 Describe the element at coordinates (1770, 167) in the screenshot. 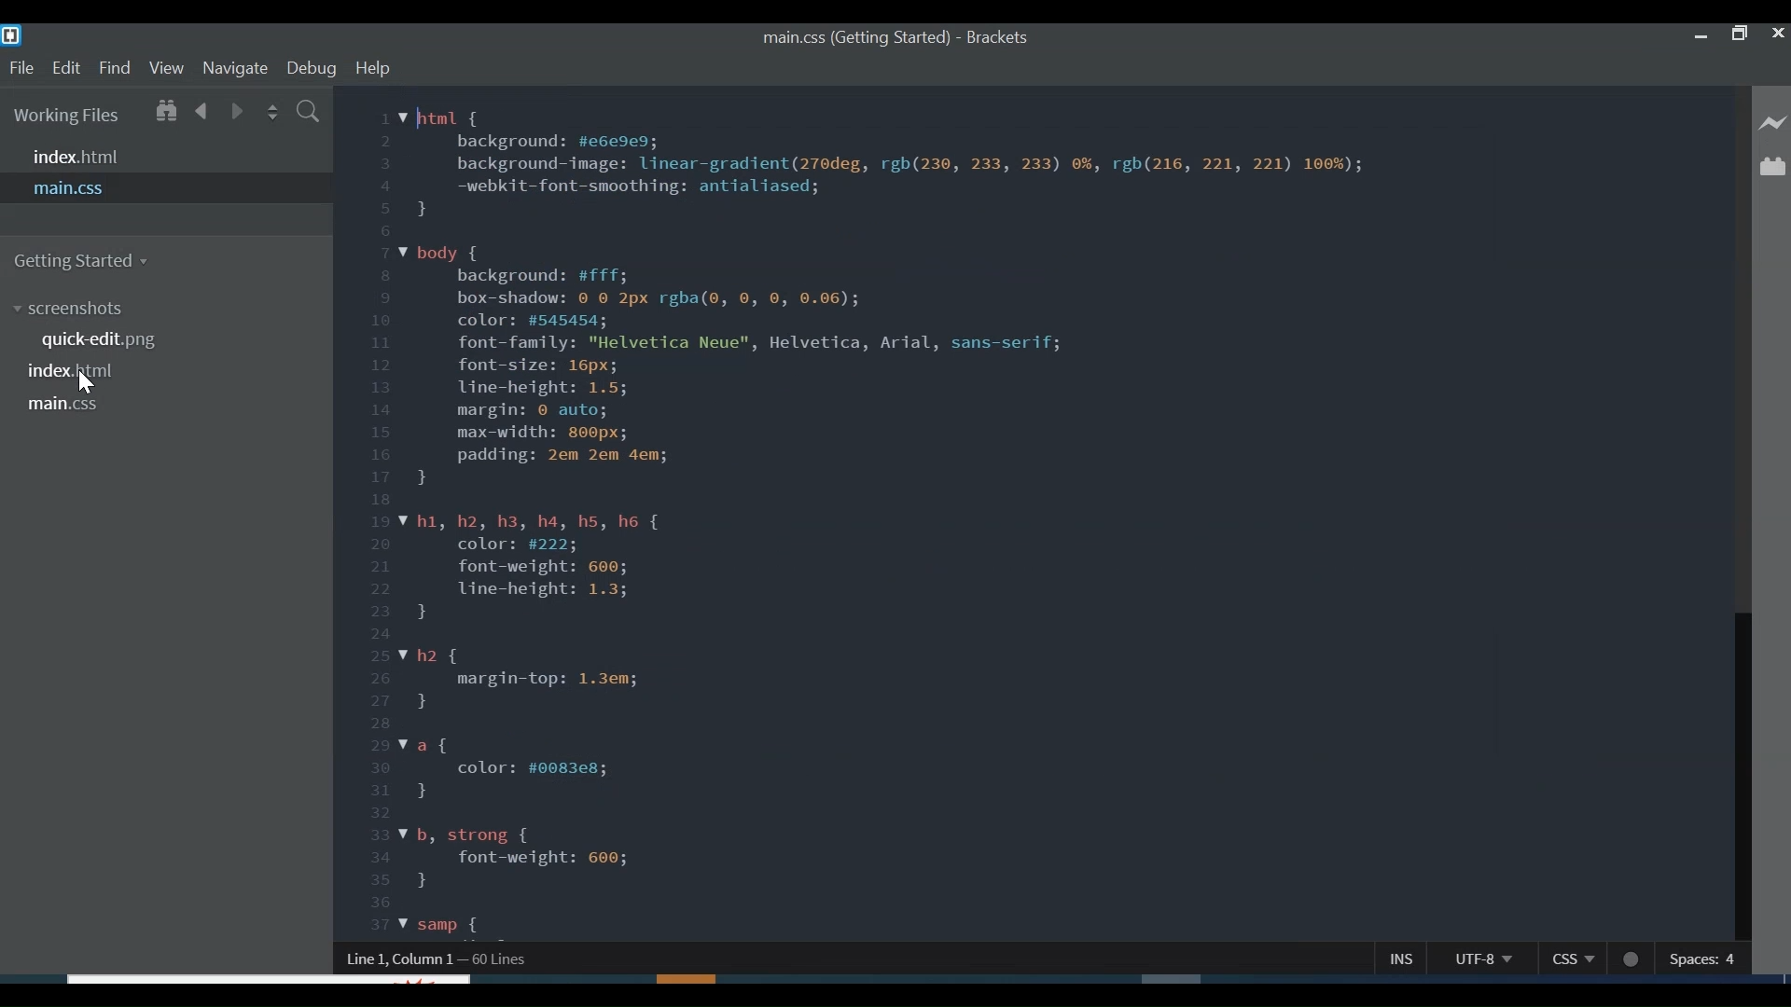

I see `Extension Manager` at that location.